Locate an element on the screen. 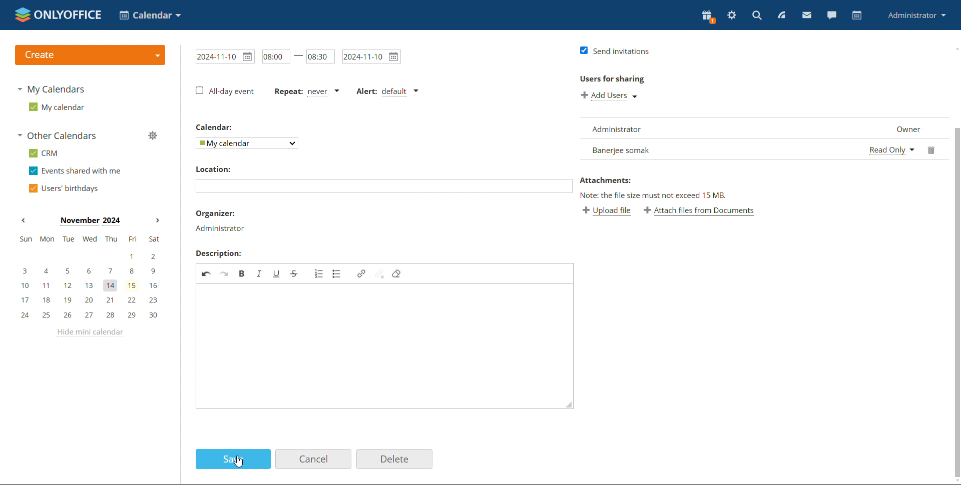  insert/remove bulleted list is located at coordinates (339, 276).